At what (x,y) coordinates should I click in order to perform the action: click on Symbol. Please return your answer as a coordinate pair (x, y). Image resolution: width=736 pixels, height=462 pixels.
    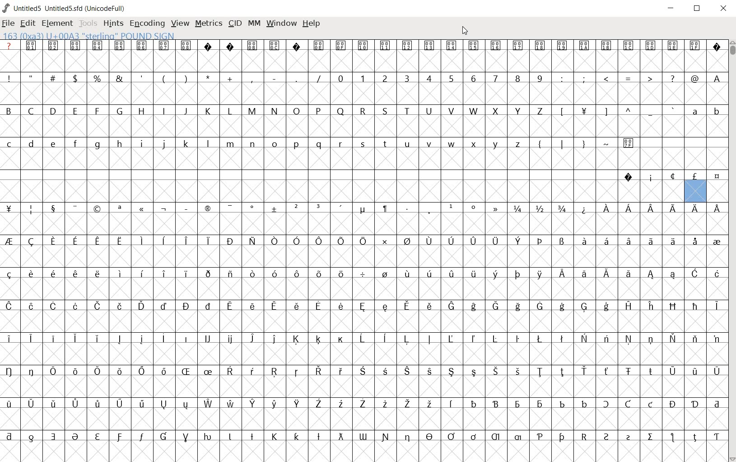
    Looking at the image, I should click on (253, 404).